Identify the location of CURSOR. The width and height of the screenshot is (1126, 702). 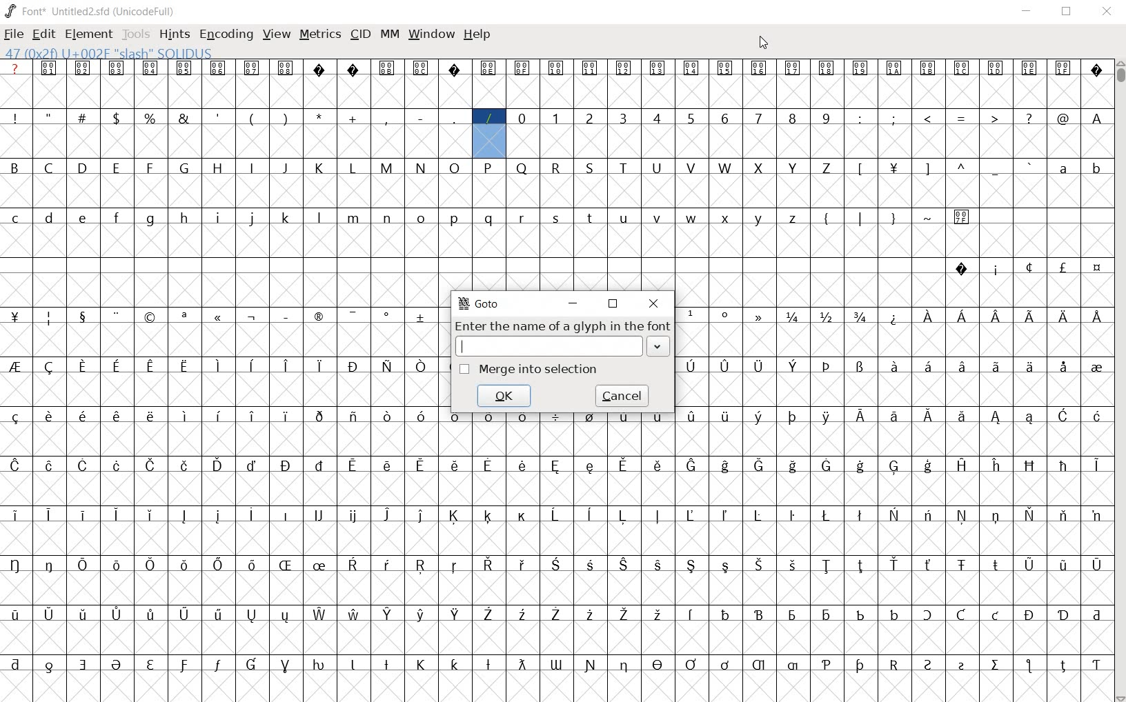
(764, 42).